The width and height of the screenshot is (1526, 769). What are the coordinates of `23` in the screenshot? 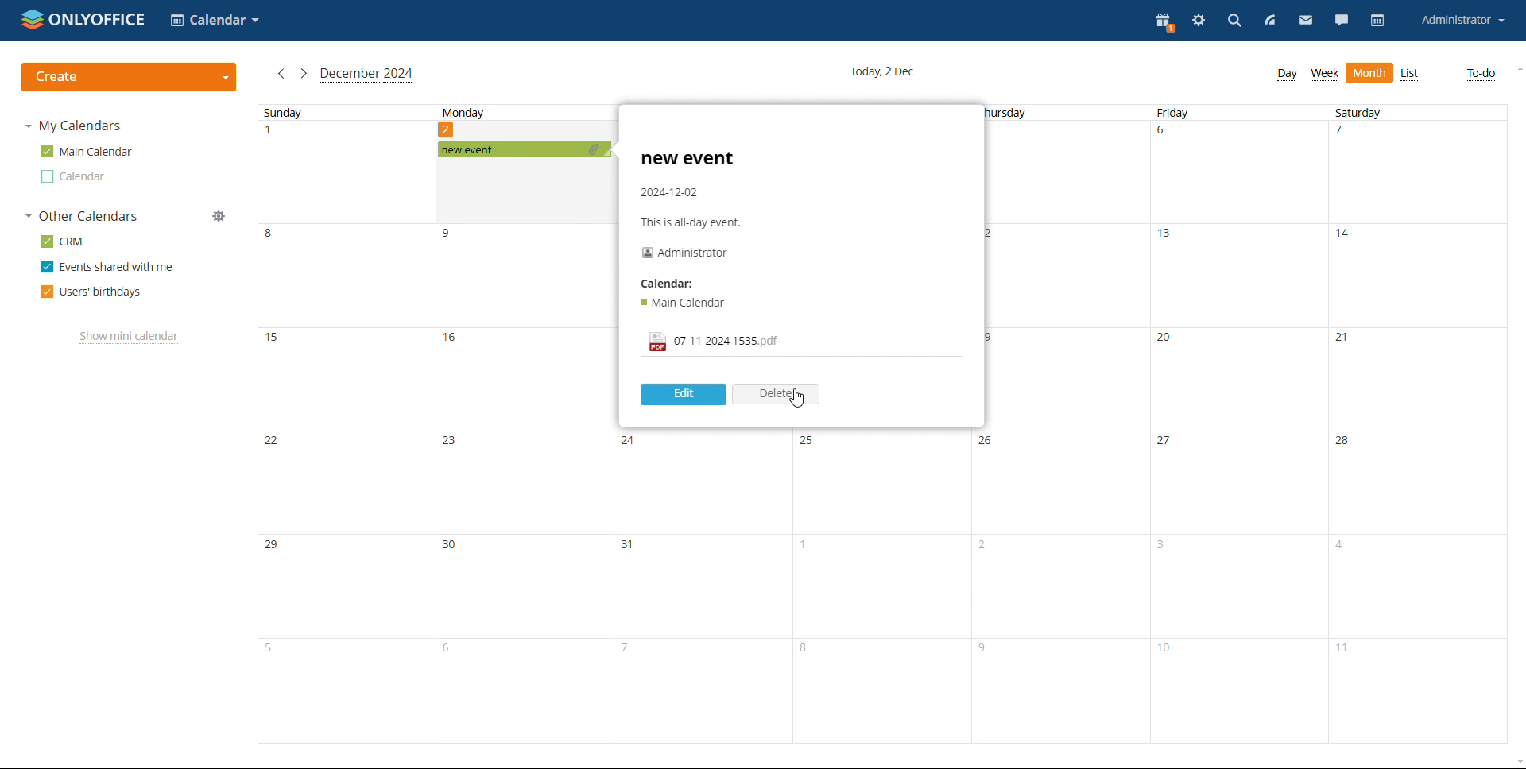 It's located at (452, 444).